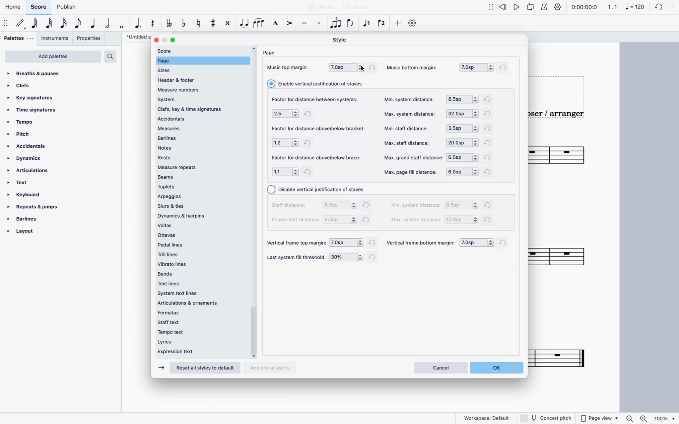 The width and height of the screenshot is (679, 424). What do you see at coordinates (346, 258) in the screenshot?
I see `options` at bounding box center [346, 258].